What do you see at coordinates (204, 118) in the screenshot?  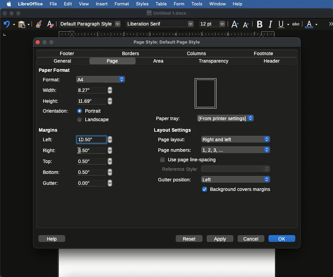 I see `Paper tray` at bounding box center [204, 118].